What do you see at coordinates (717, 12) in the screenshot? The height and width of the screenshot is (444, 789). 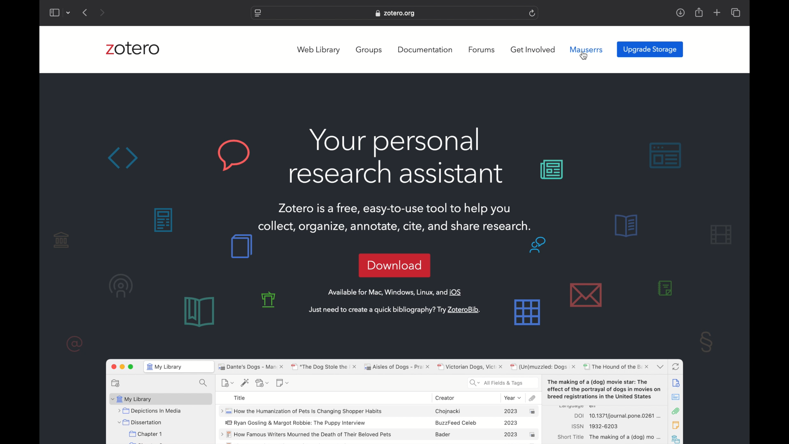 I see `add` at bounding box center [717, 12].